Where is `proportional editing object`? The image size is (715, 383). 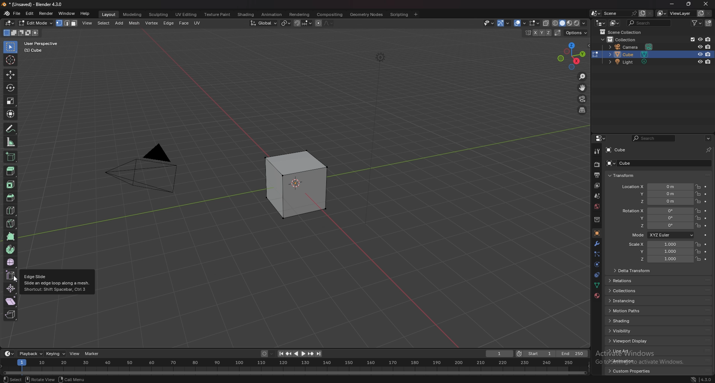 proportional editing object is located at coordinates (319, 23).